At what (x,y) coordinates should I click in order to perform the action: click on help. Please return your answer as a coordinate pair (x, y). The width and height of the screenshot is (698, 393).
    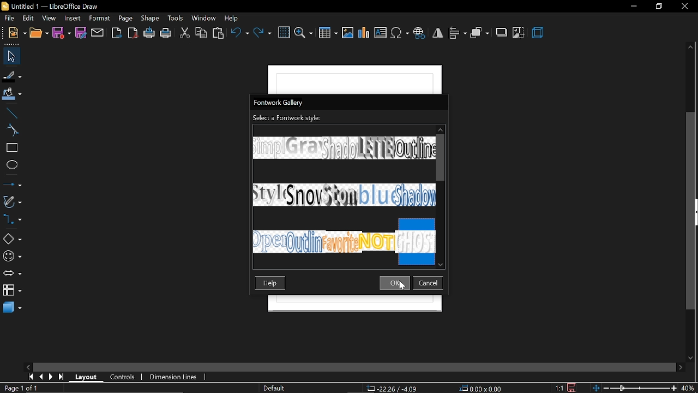
    Looking at the image, I should click on (233, 19).